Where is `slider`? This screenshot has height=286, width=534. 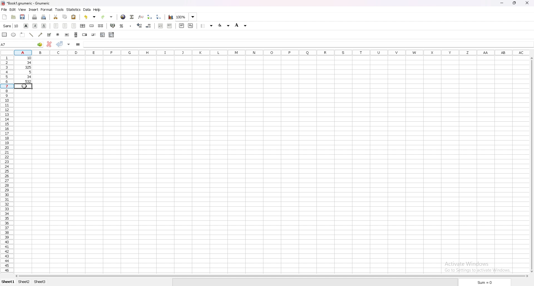
slider is located at coordinates (94, 35).